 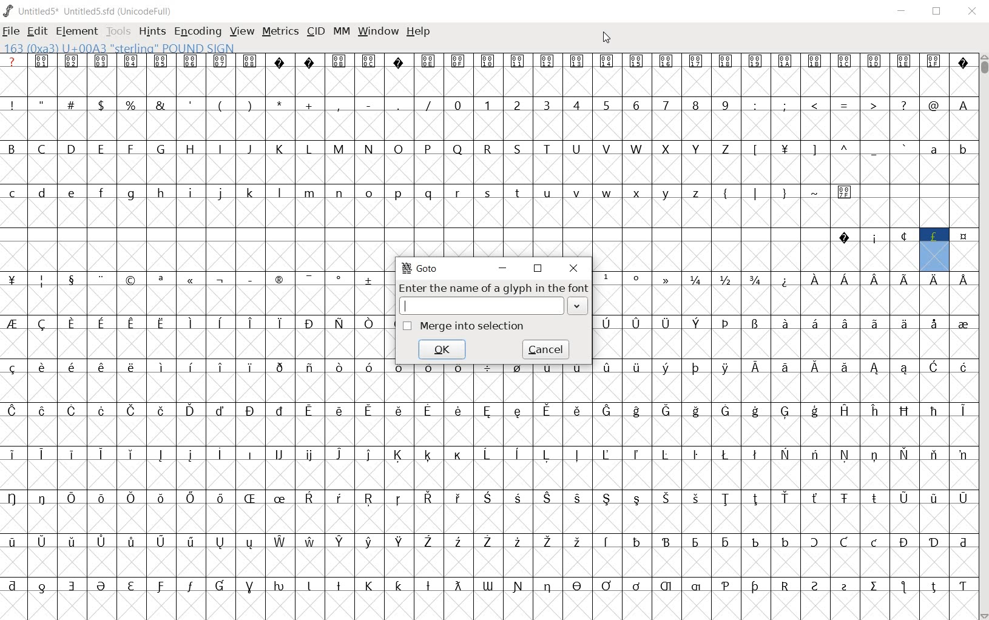 I want to click on CURSOR, so click(x=607, y=39).